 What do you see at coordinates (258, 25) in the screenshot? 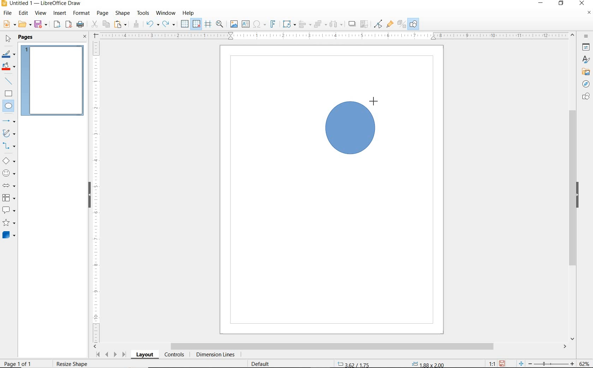
I see `INSERT SPECIAL CHARACTERS` at bounding box center [258, 25].